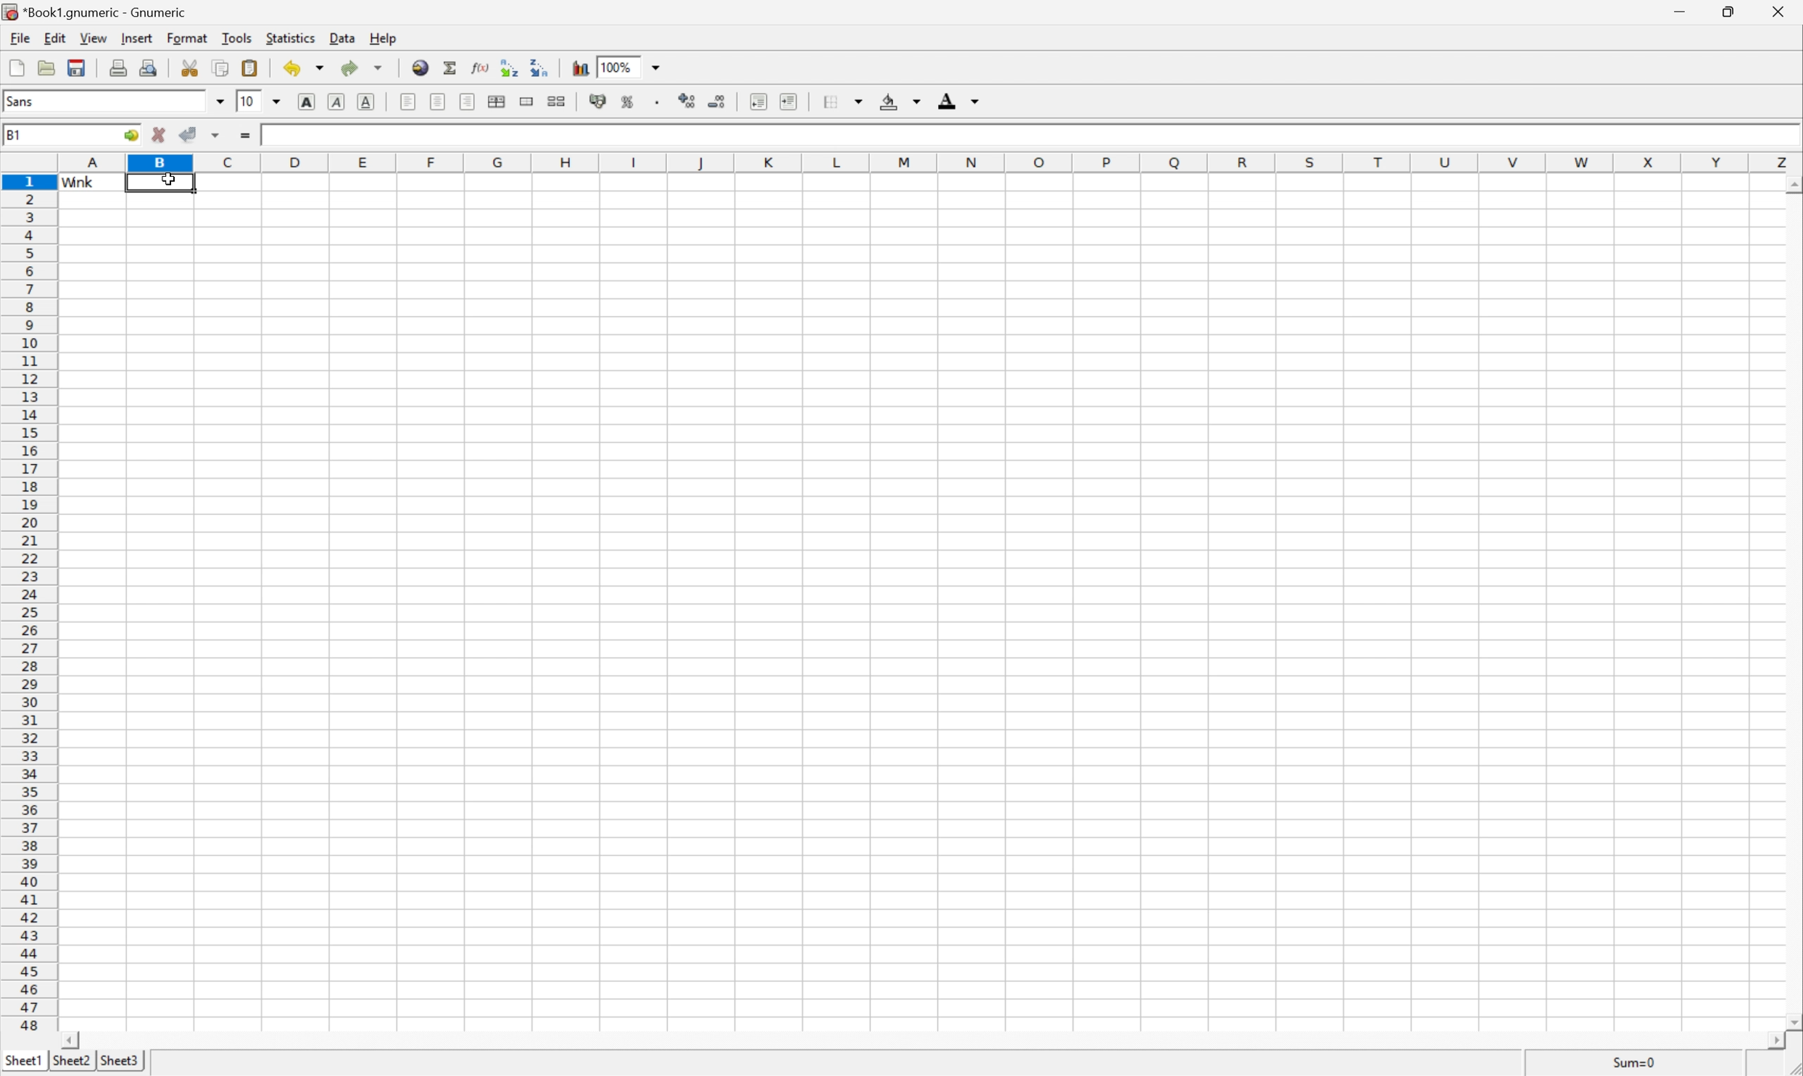 The width and height of the screenshot is (1803, 1076). Describe the element at coordinates (581, 67) in the screenshot. I see `insert chart` at that location.